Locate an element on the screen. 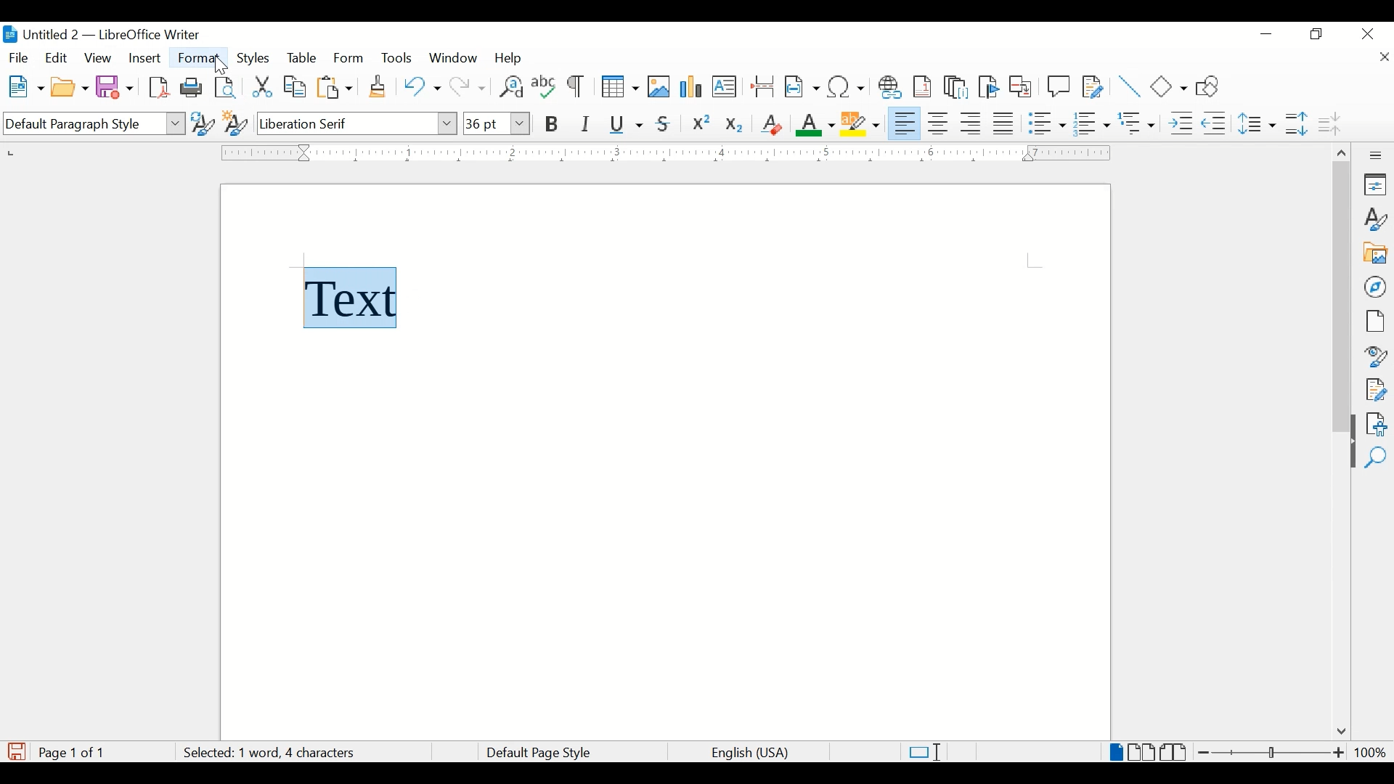  strikethrough is located at coordinates (664, 124).